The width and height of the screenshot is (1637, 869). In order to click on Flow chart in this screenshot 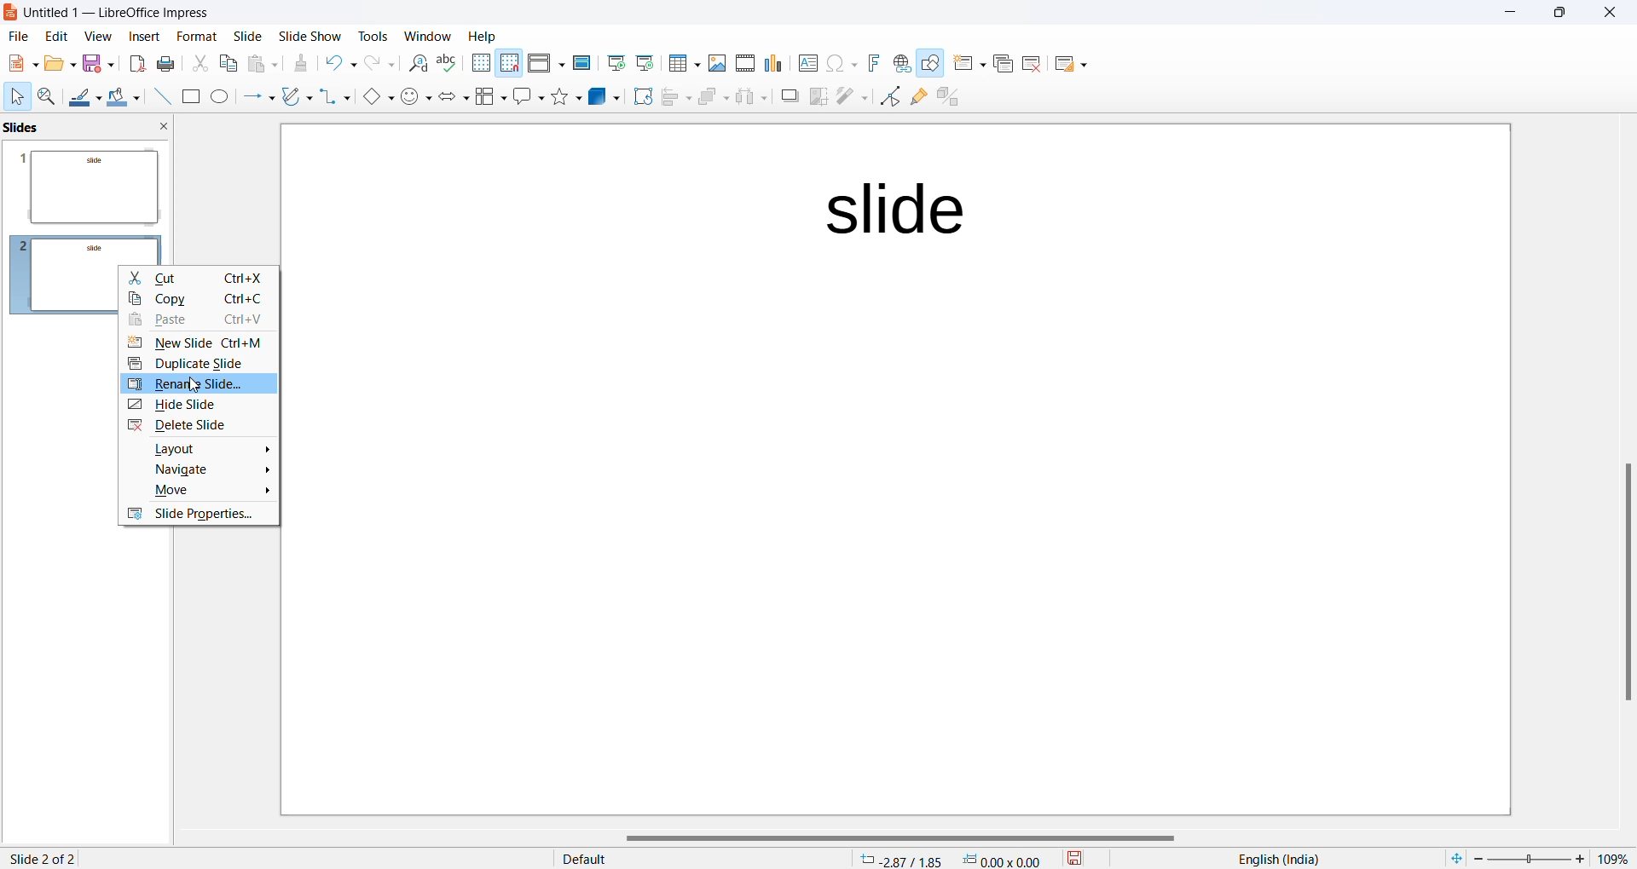, I will do `click(489, 97)`.